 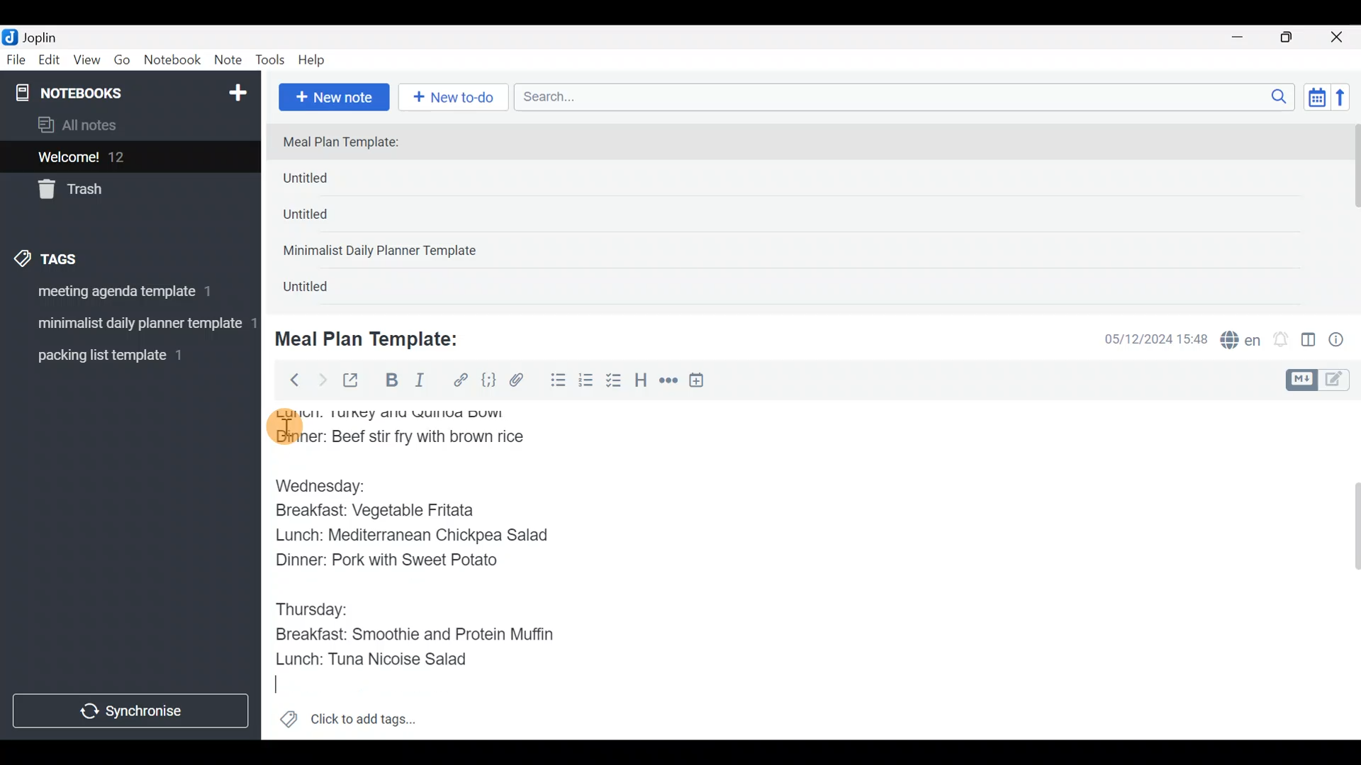 I want to click on Spelling, so click(x=1241, y=341).